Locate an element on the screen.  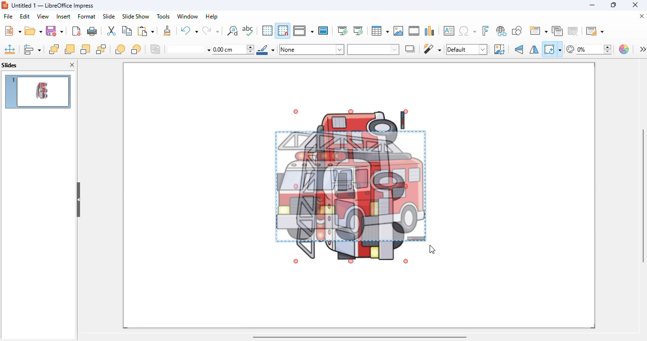
vertically is located at coordinates (520, 49).